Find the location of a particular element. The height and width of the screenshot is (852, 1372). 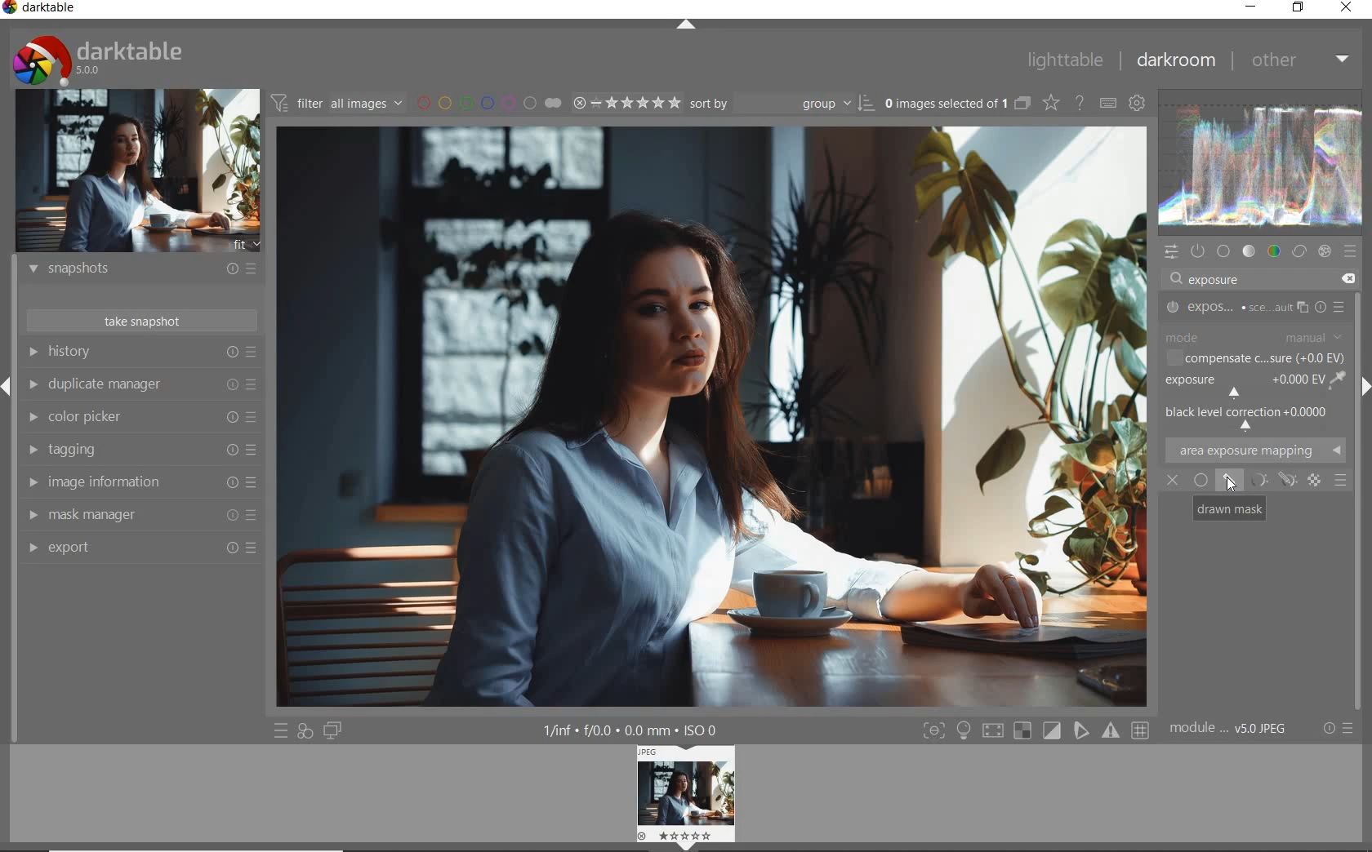

expand grouped images is located at coordinates (959, 105).